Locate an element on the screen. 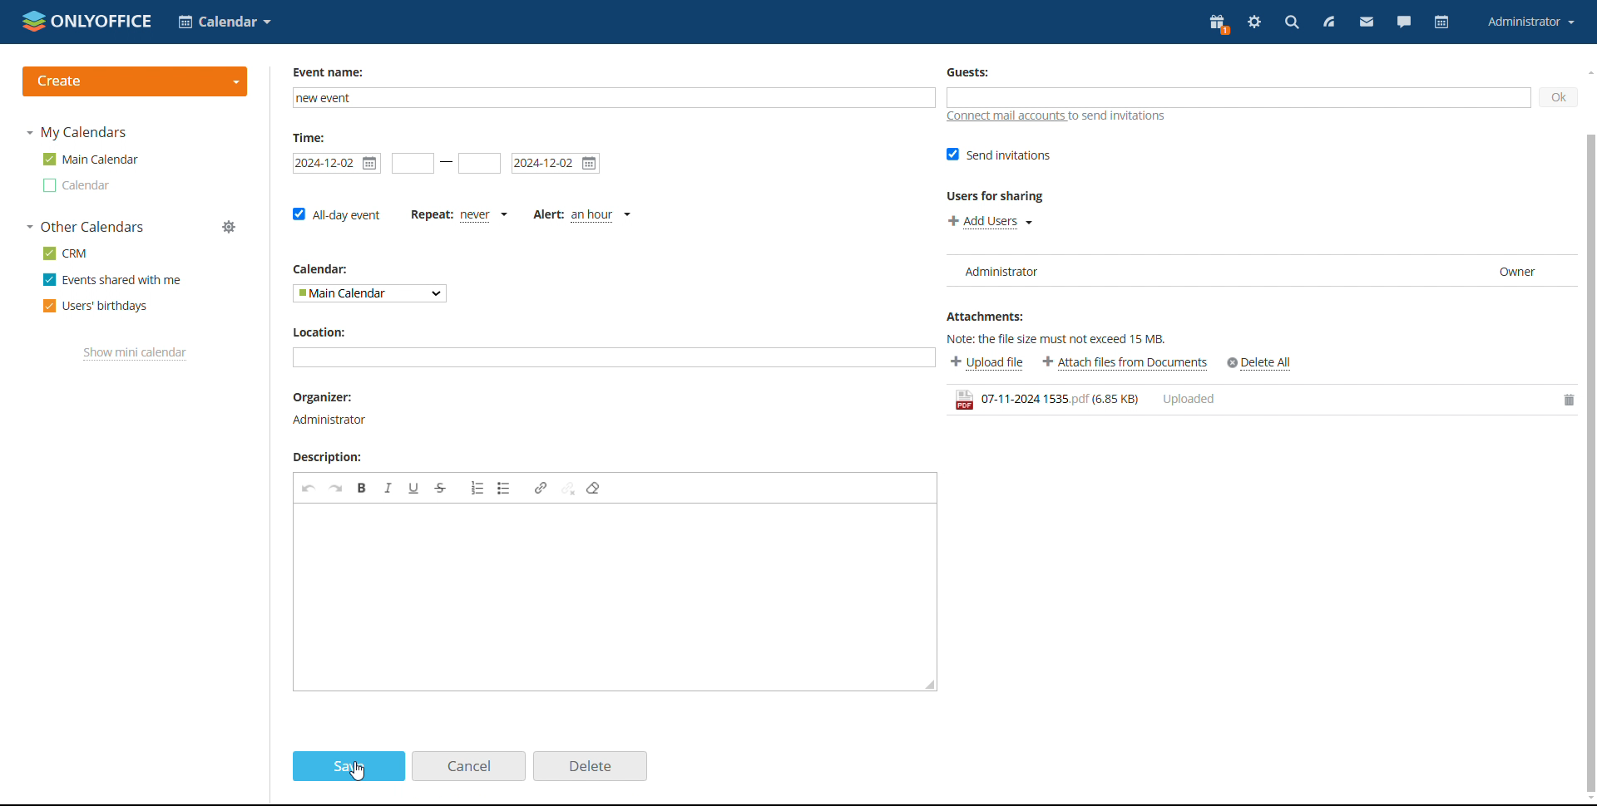 The width and height of the screenshot is (1597, 806). settings is located at coordinates (1256, 23).